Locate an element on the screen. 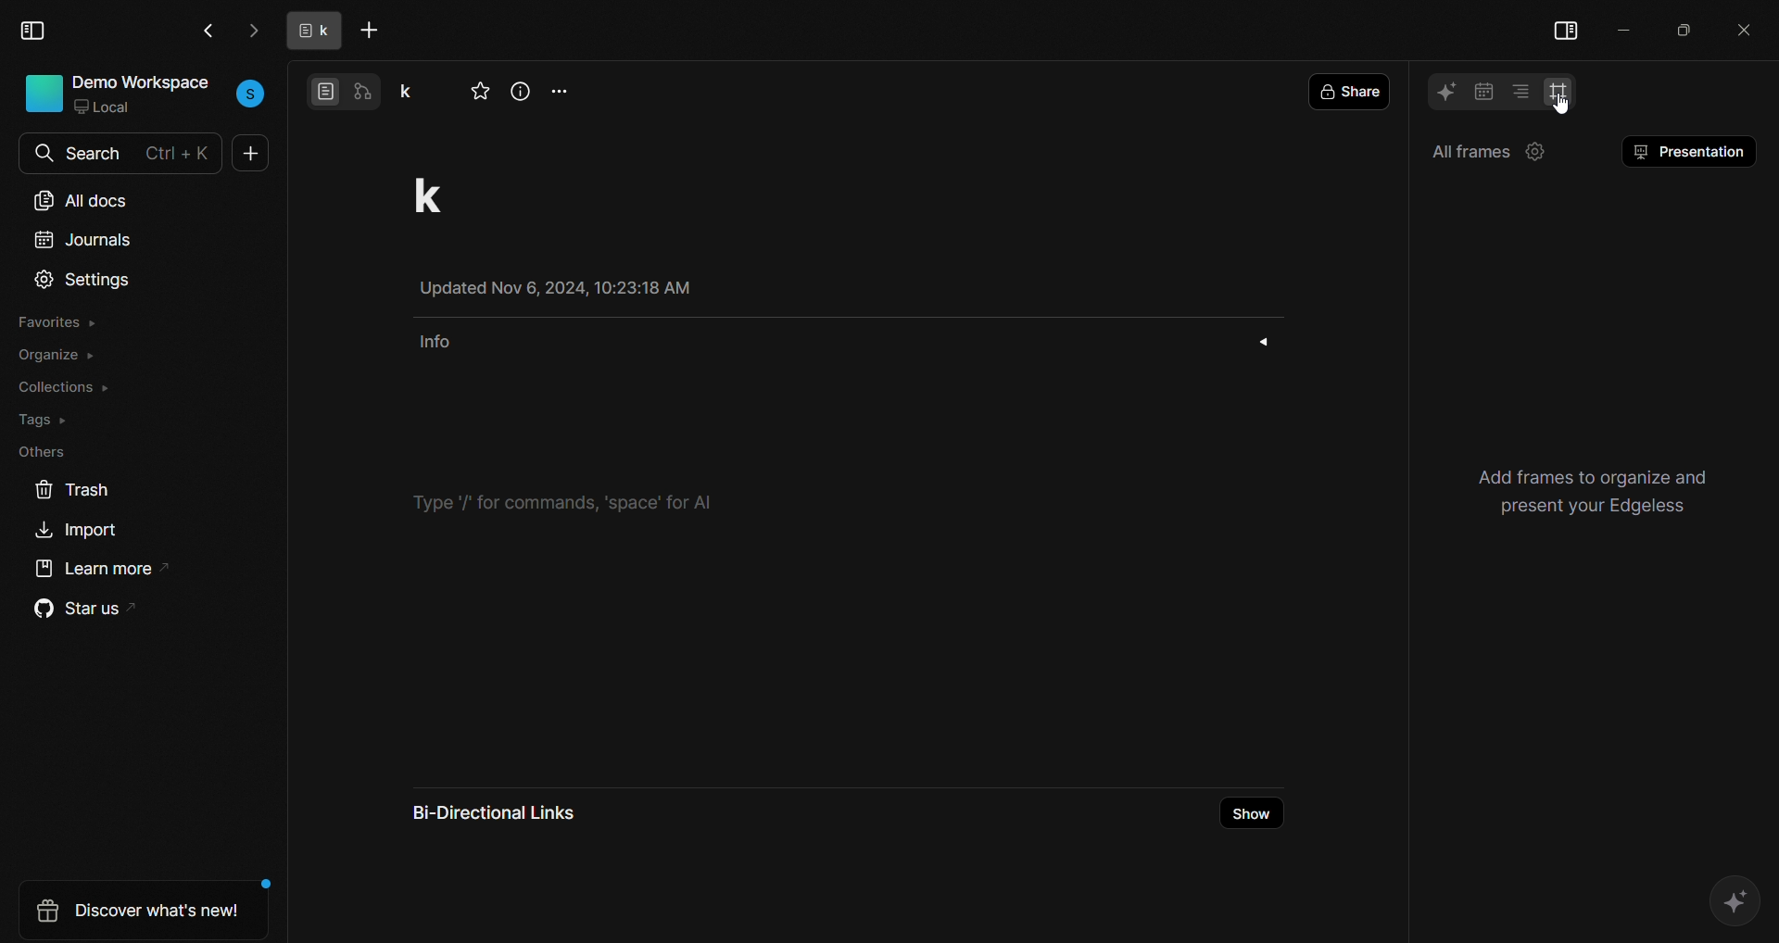 The image size is (1779, 943). maximize is located at coordinates (1684, 28).